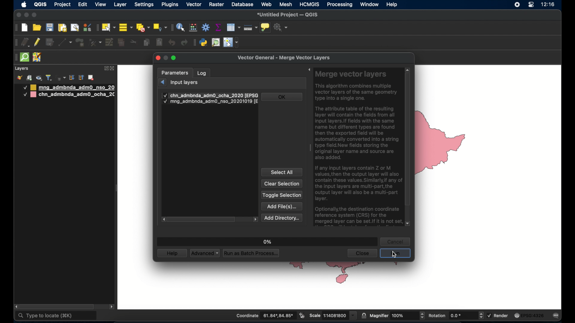 This screenshot has width=575, height=323. I want to click on previous, so click(162, 82).